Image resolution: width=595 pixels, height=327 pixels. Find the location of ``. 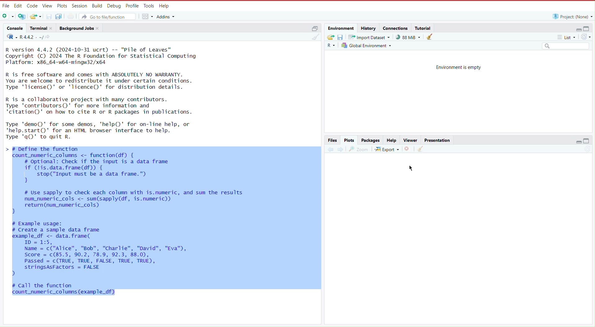

 is located at coordinates (565, 47).